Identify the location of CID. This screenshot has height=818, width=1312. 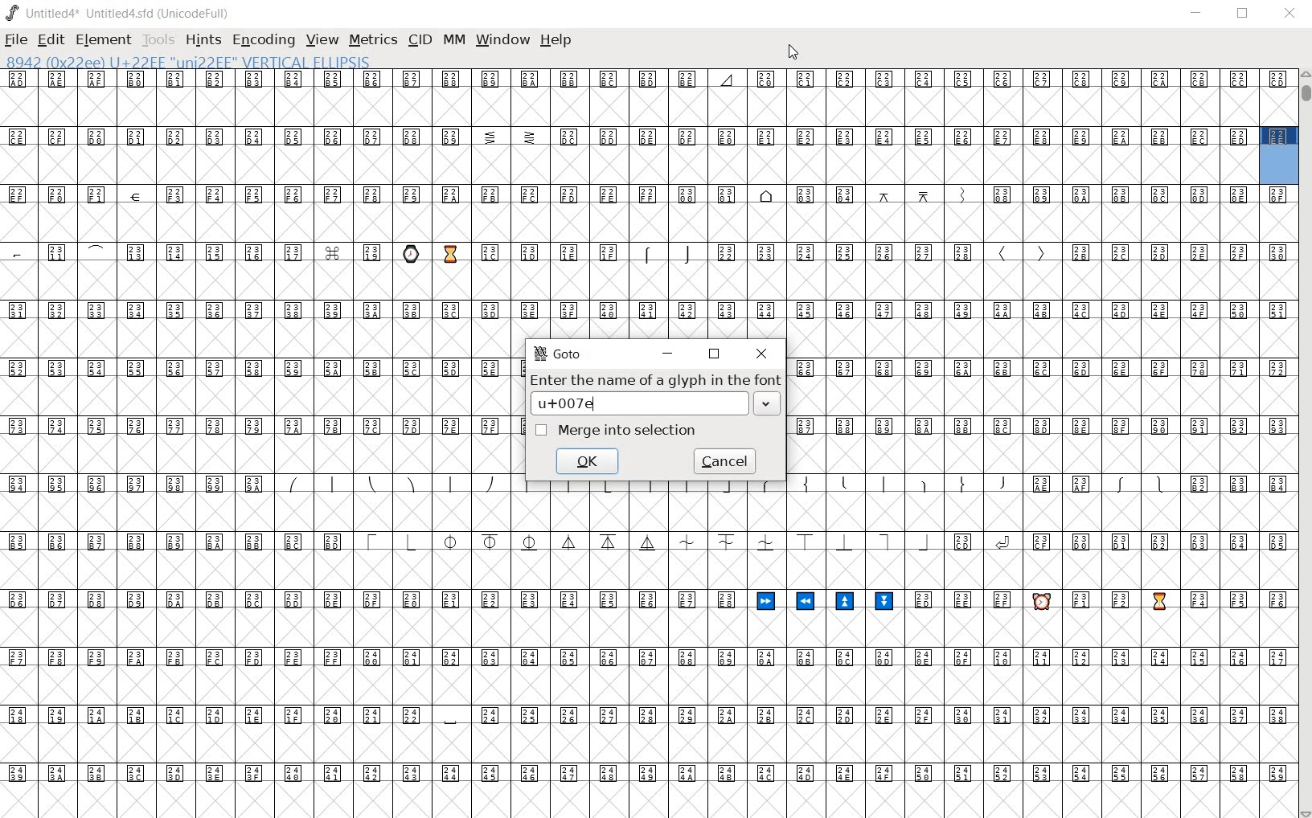
(419, 39).